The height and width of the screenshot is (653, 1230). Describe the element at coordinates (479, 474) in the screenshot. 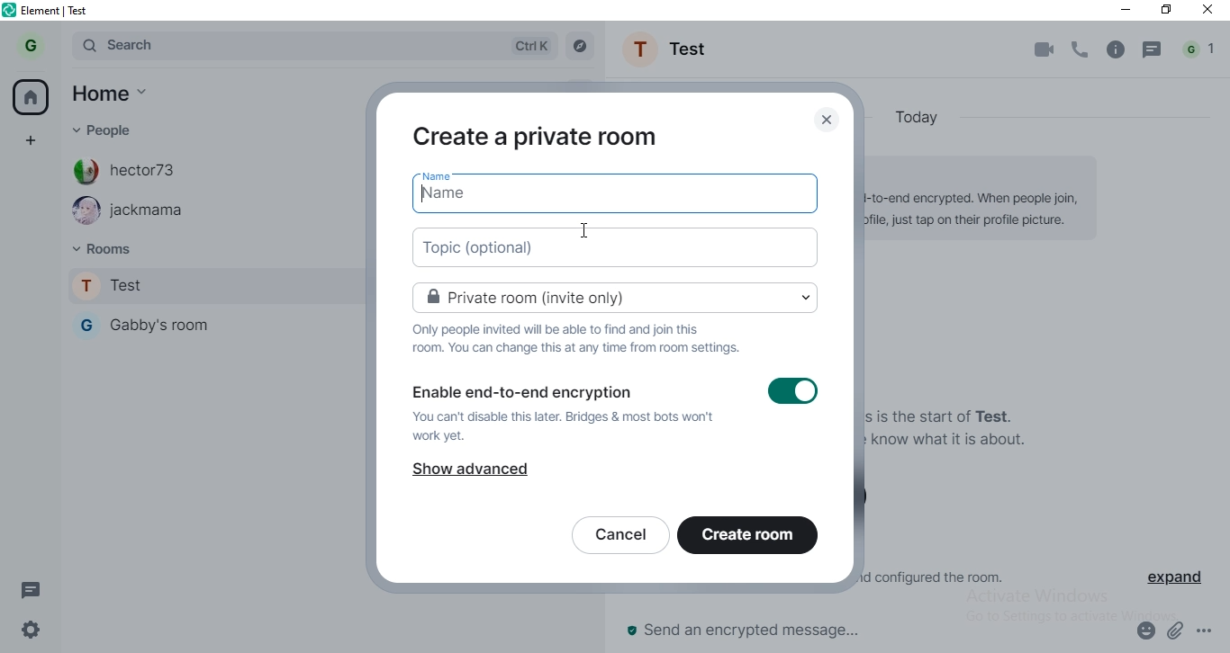

I see `show advanced` at that location.